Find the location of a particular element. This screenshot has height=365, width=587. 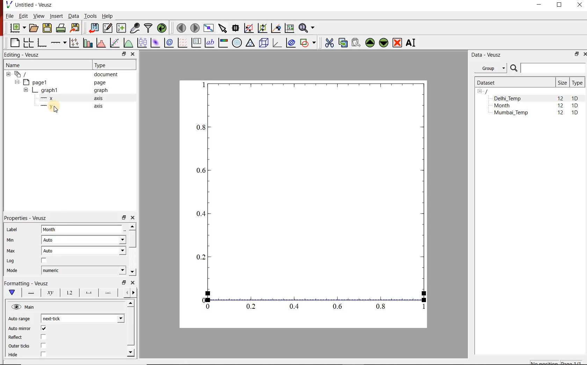

-x axis is located at coordinates (69, 99).